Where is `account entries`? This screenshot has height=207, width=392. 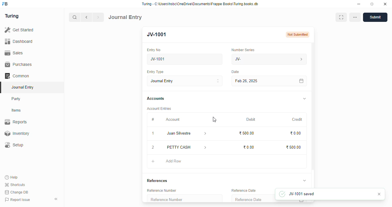
account entries is located at coordinates (159, 108).